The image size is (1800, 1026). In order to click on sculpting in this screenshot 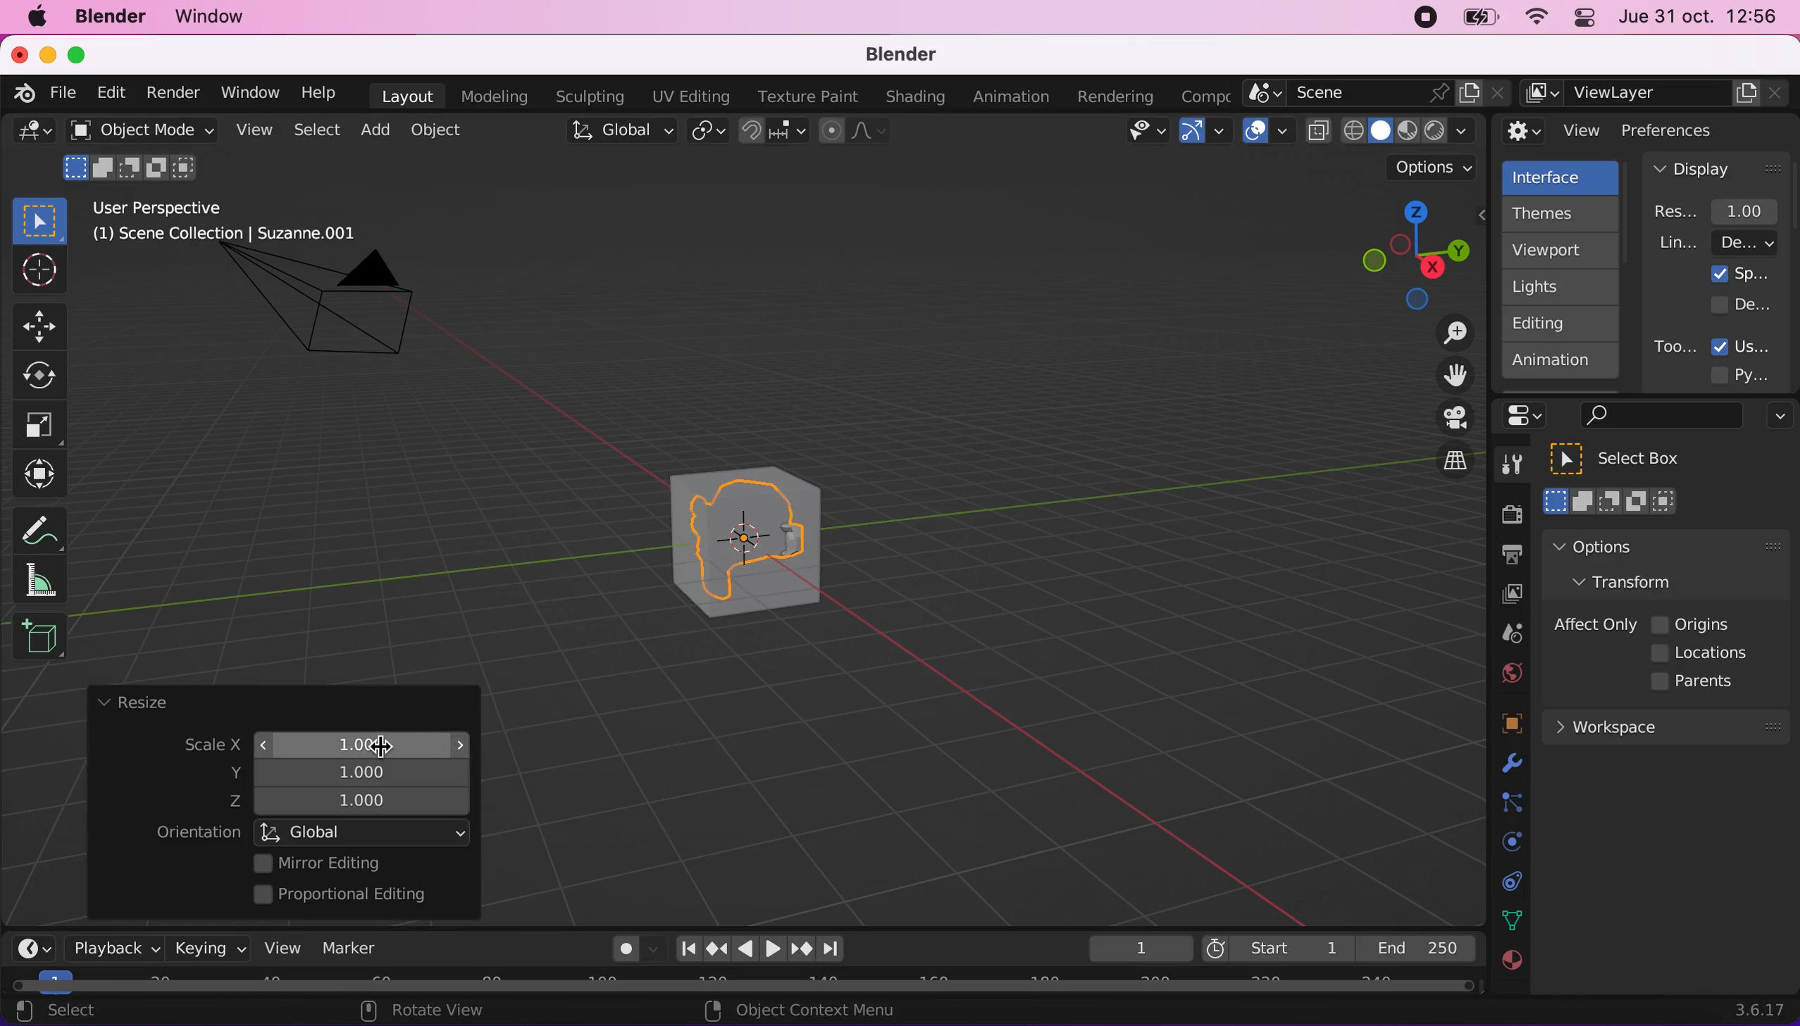, I will do `click(586, 96)`.